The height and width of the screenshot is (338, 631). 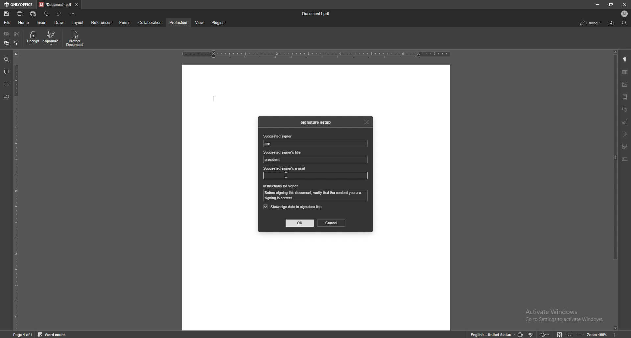 What do you see at coordinates (624, 23) in the screenshot?
I see `find` at bounding box center [624, 23].